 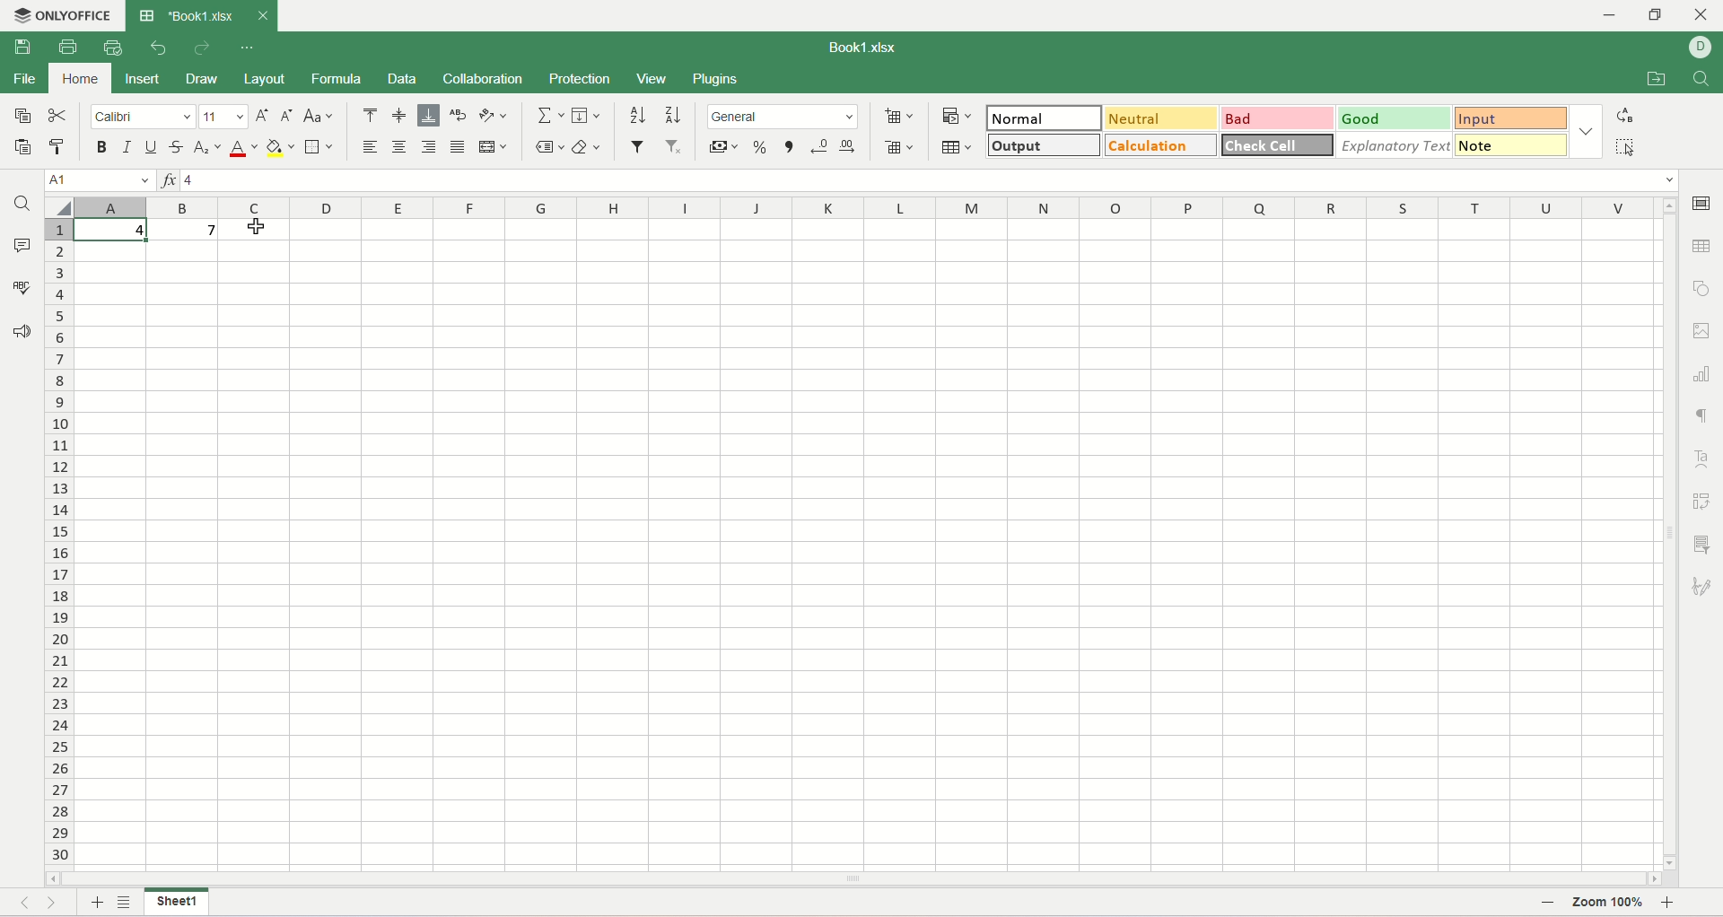 What do you see at coordinates (1701, 285) in the screenshot?
I see `object settings` at bounding box center [1701, 285].